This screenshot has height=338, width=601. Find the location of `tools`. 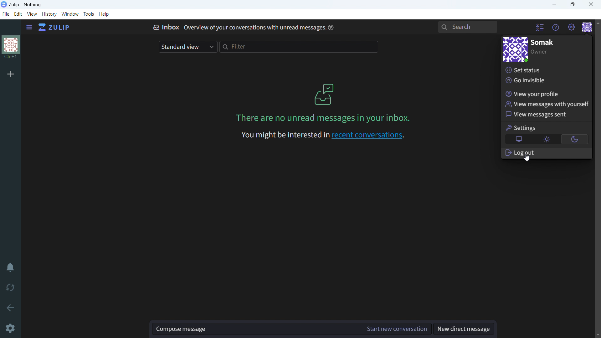

tools is located at coordinates (89, 14).